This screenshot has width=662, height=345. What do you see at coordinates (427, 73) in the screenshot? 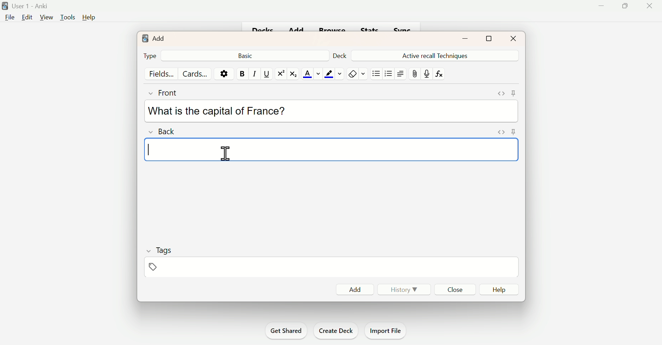
I see `Mic` at bounding box center [427, 73].